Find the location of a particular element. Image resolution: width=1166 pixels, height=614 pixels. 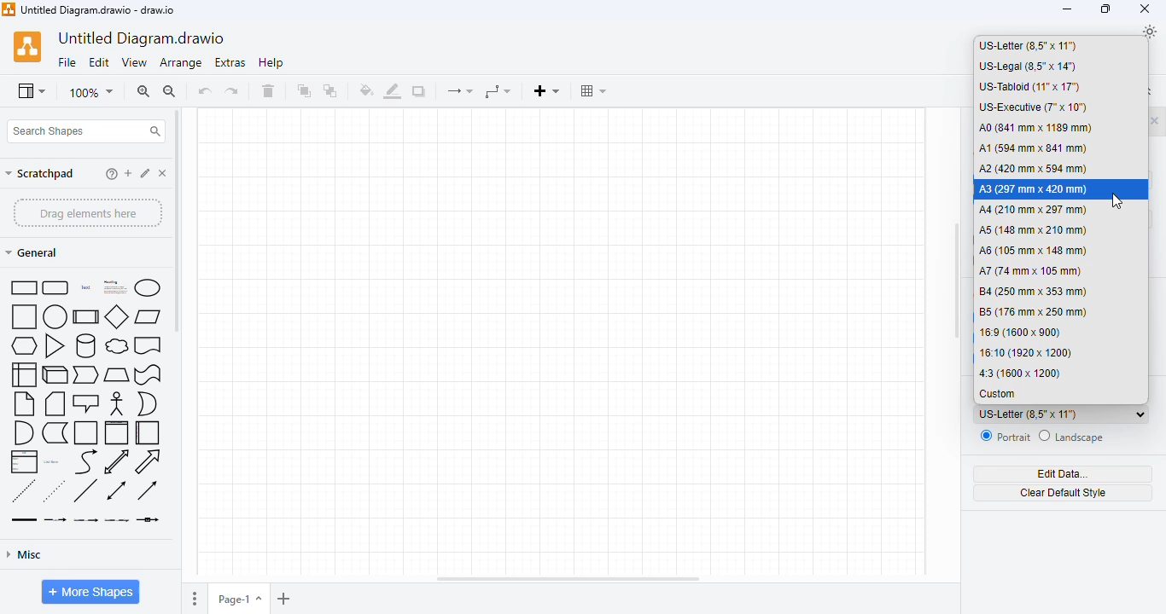

vertical container is located at coordinates (117, 433).